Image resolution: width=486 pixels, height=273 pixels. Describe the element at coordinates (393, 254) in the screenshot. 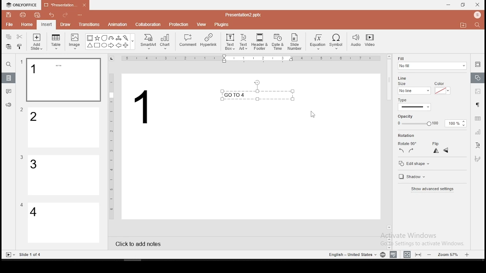

I see `spell check` at that location.